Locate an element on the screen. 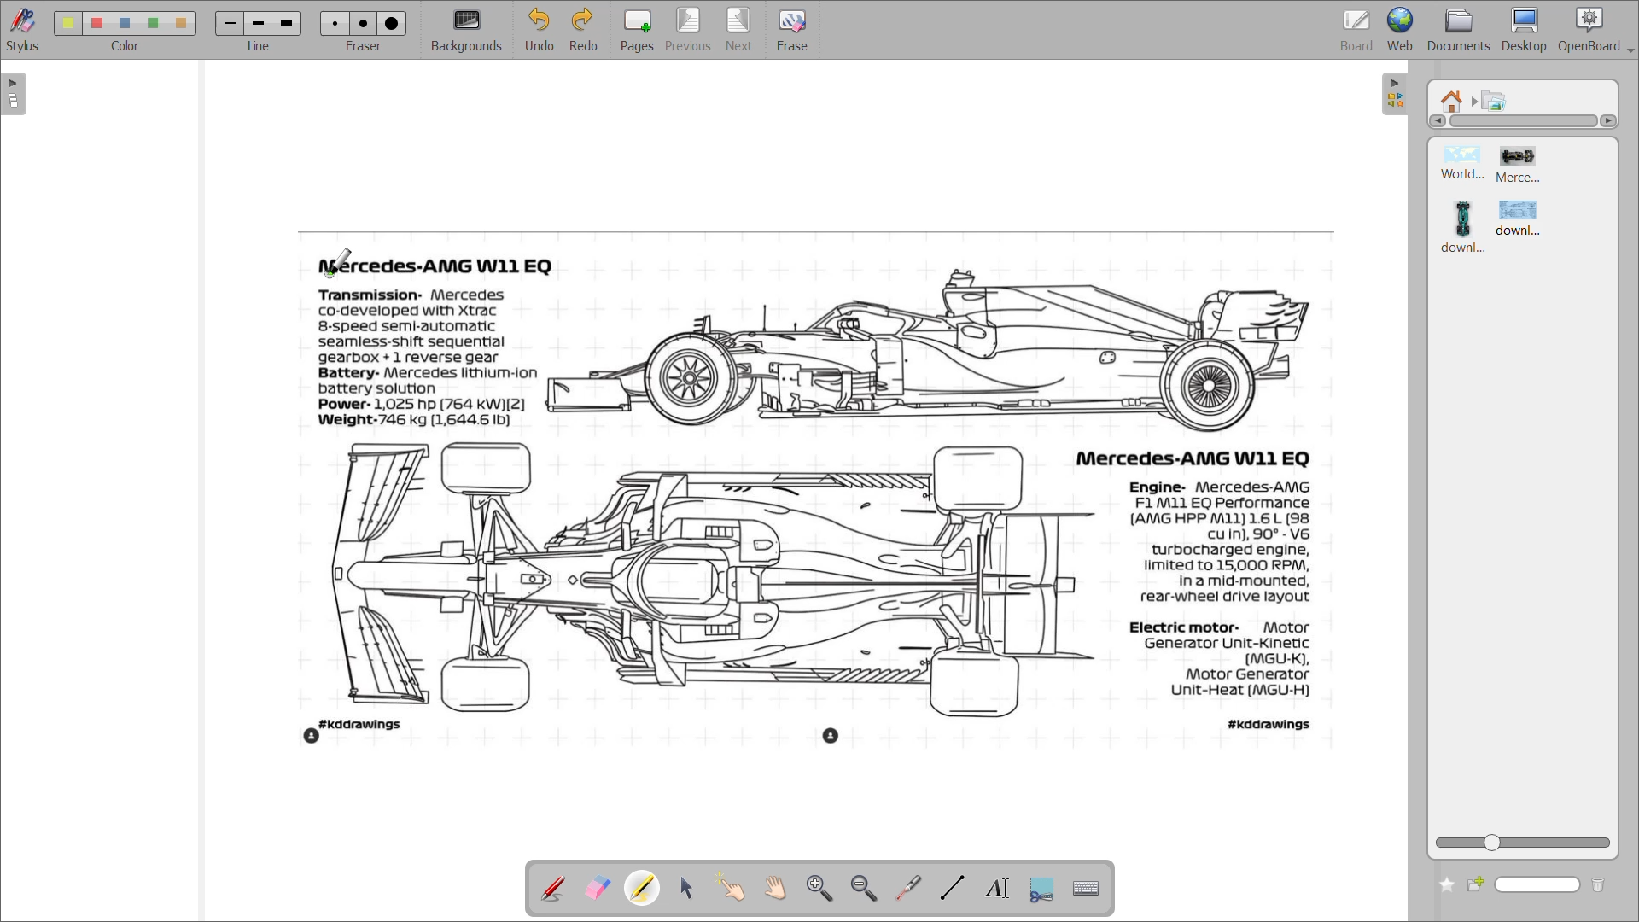 The height and width of the screenshot is (922, 1639). display virtual keyboard is located at coordinates (1088, 890).